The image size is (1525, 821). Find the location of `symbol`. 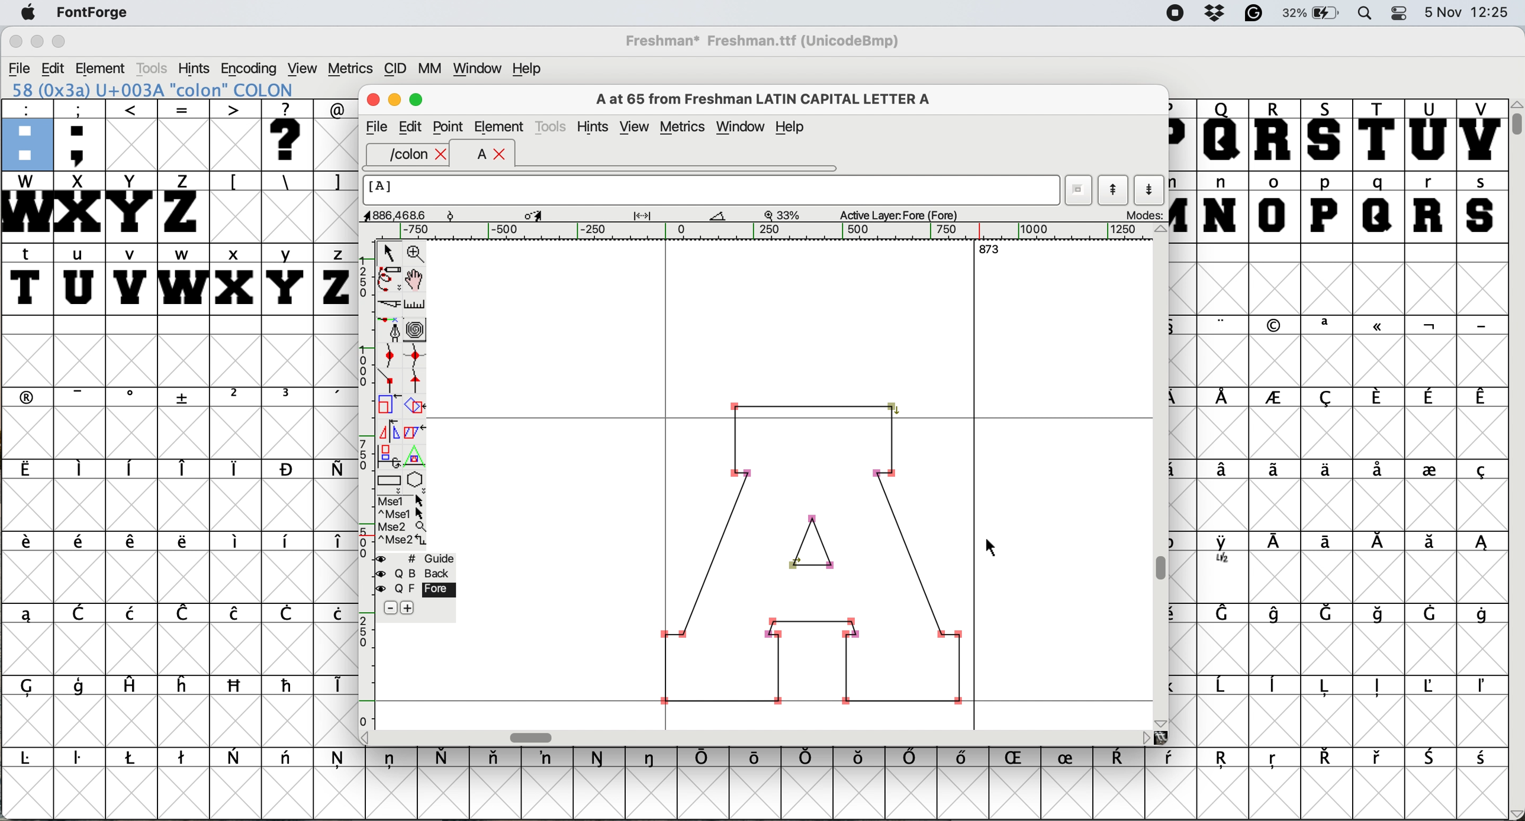

symbol is located at coordinates (1481, 472).